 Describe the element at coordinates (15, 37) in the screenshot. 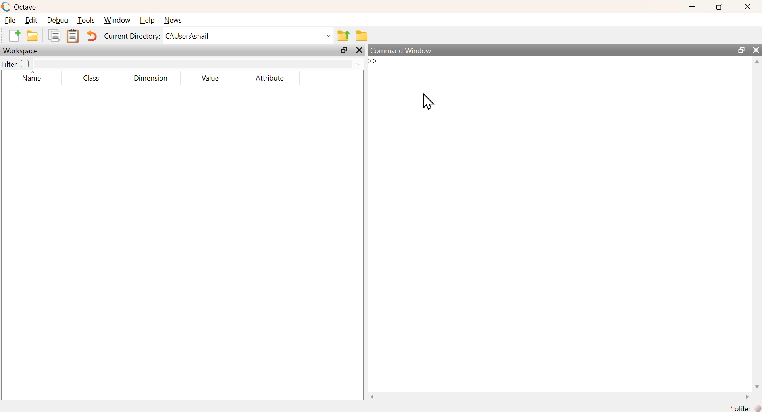

I see `new script` at that location.